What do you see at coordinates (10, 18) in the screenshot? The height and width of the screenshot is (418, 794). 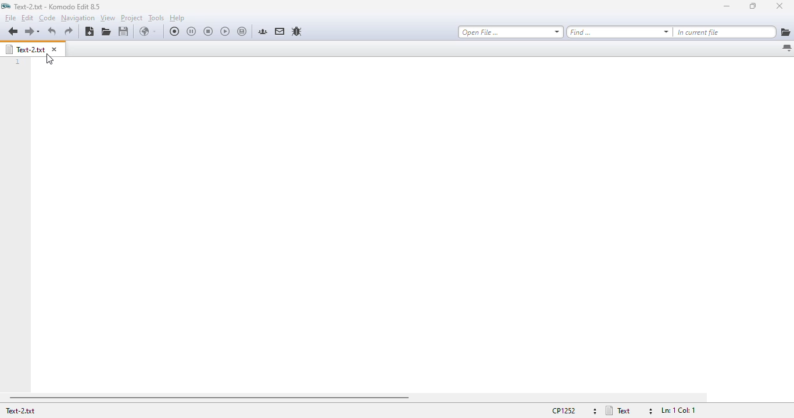 I see `file` at bounding box center [10, 18].